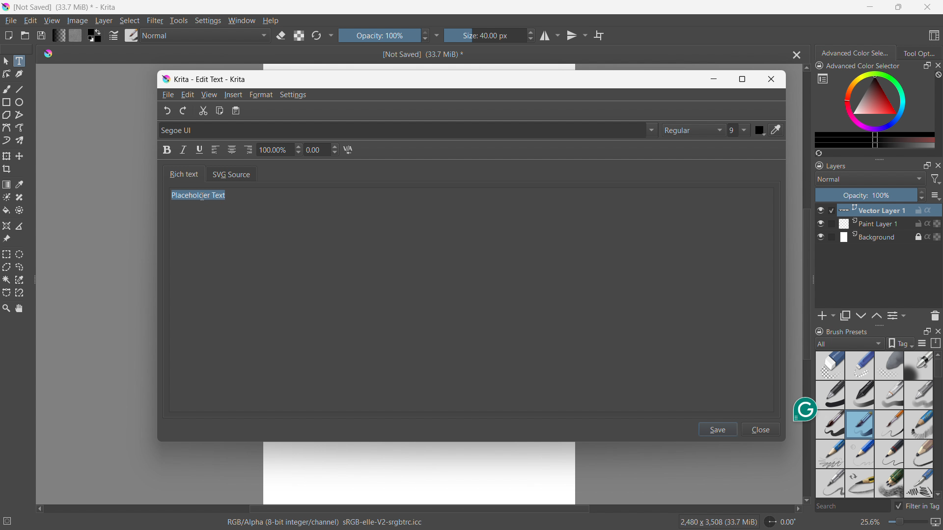  I want to click on wrap around mode, so click(599, 35).